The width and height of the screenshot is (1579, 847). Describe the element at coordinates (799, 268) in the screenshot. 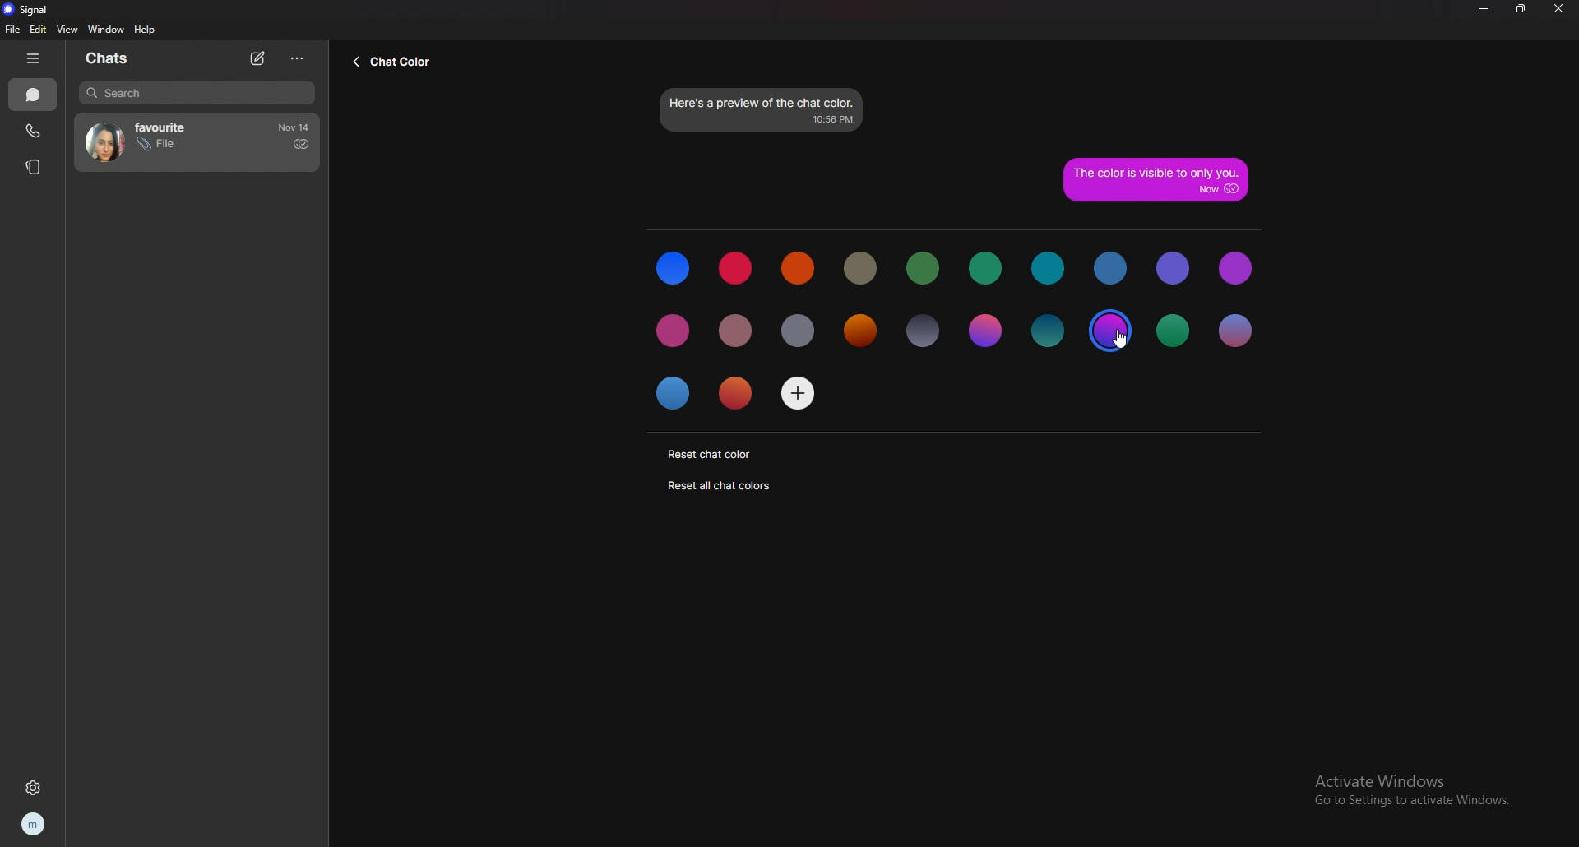

I see `color` at that location.